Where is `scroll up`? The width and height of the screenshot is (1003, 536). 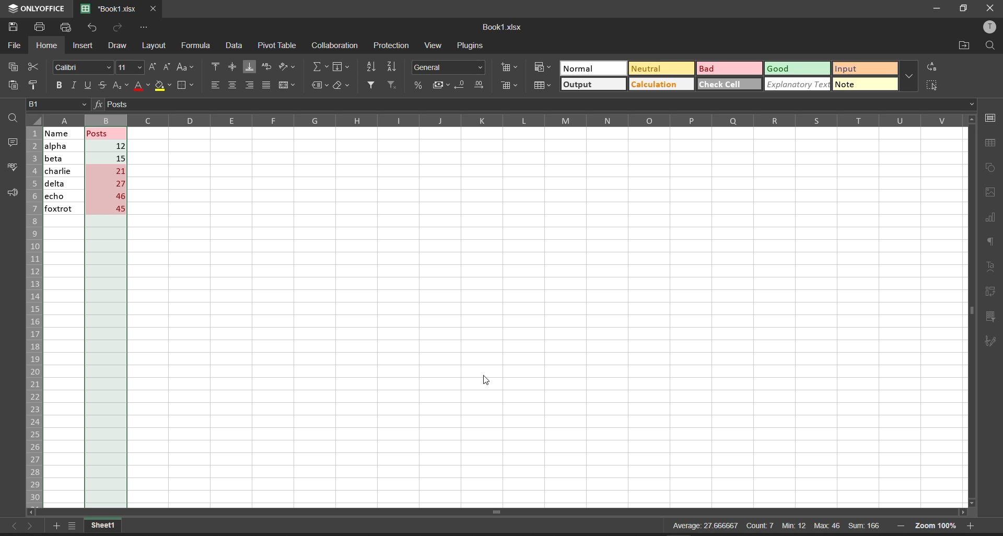 scroll up is located at coordinates (972, 121).